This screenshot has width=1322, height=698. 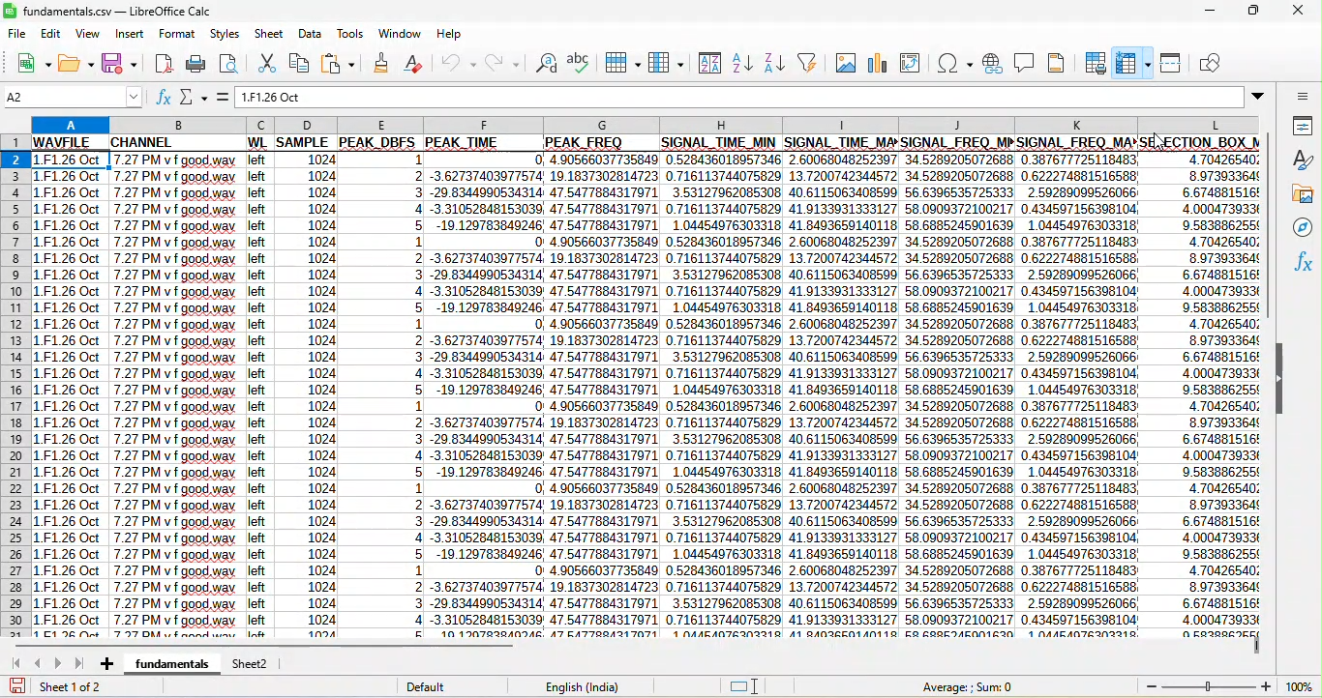 I want to click on cell ranges, so click(x=648, y=396).